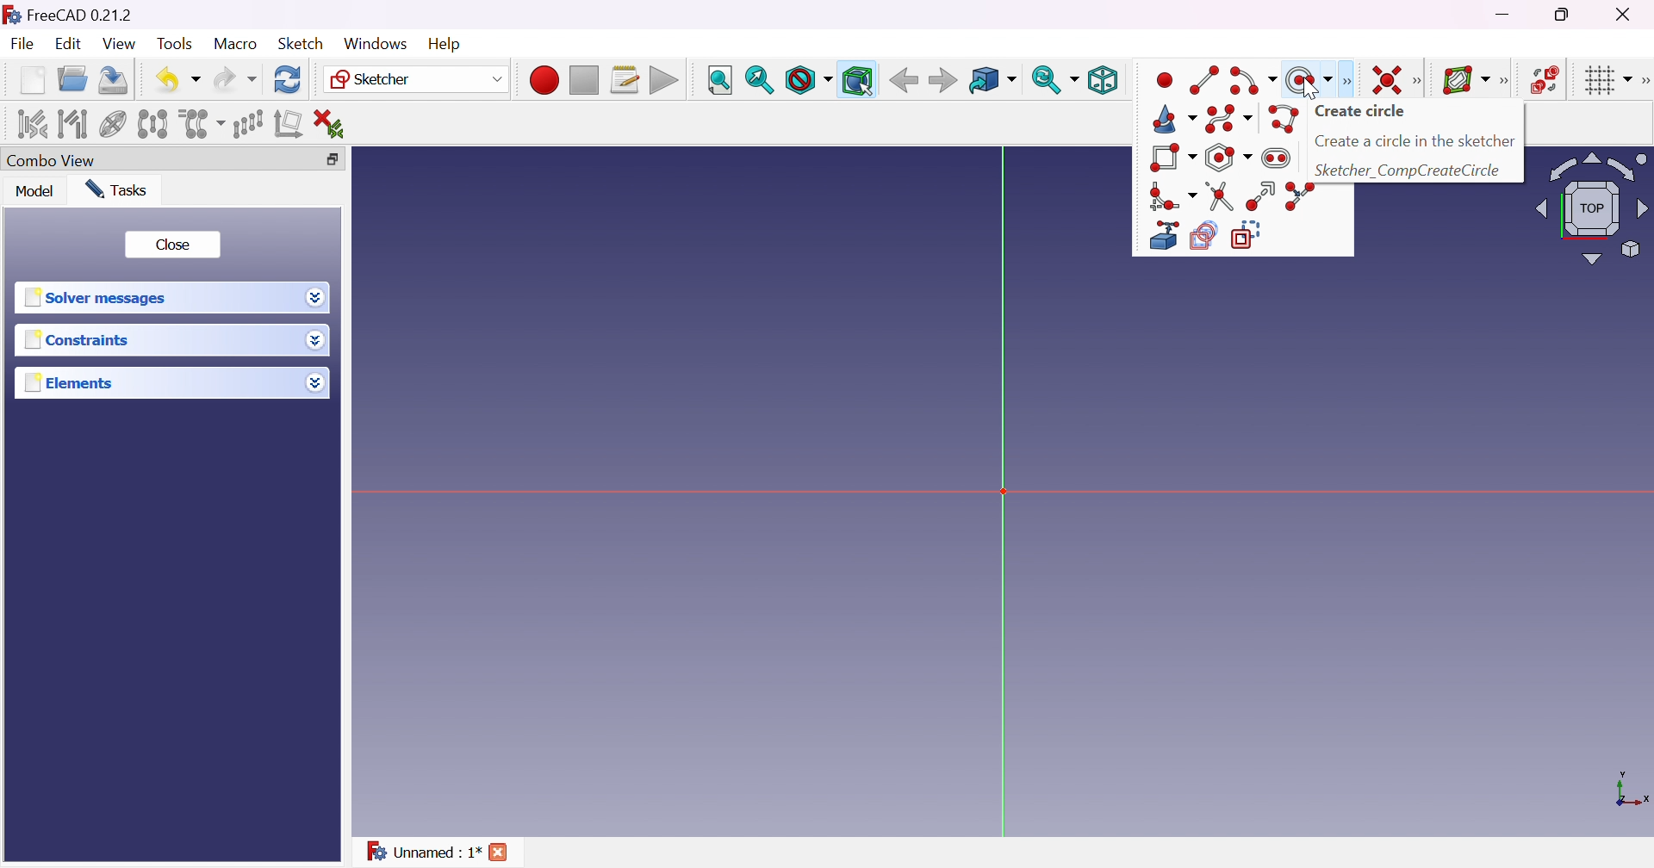 This screenshot has height=868, width=1654. What do you see at coordinates (1503, 15) in the screenshot?
I see `Minimize` at bounding box center [1503, 15].